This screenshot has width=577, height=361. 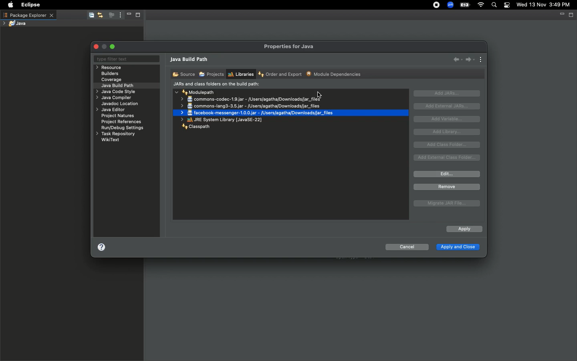 I want to click on Order and export, so click(x=281, y=75).